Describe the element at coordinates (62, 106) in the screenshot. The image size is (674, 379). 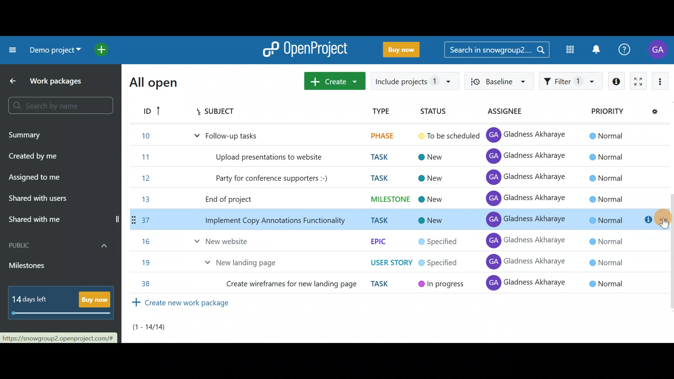
I see `Search bar` at that location.